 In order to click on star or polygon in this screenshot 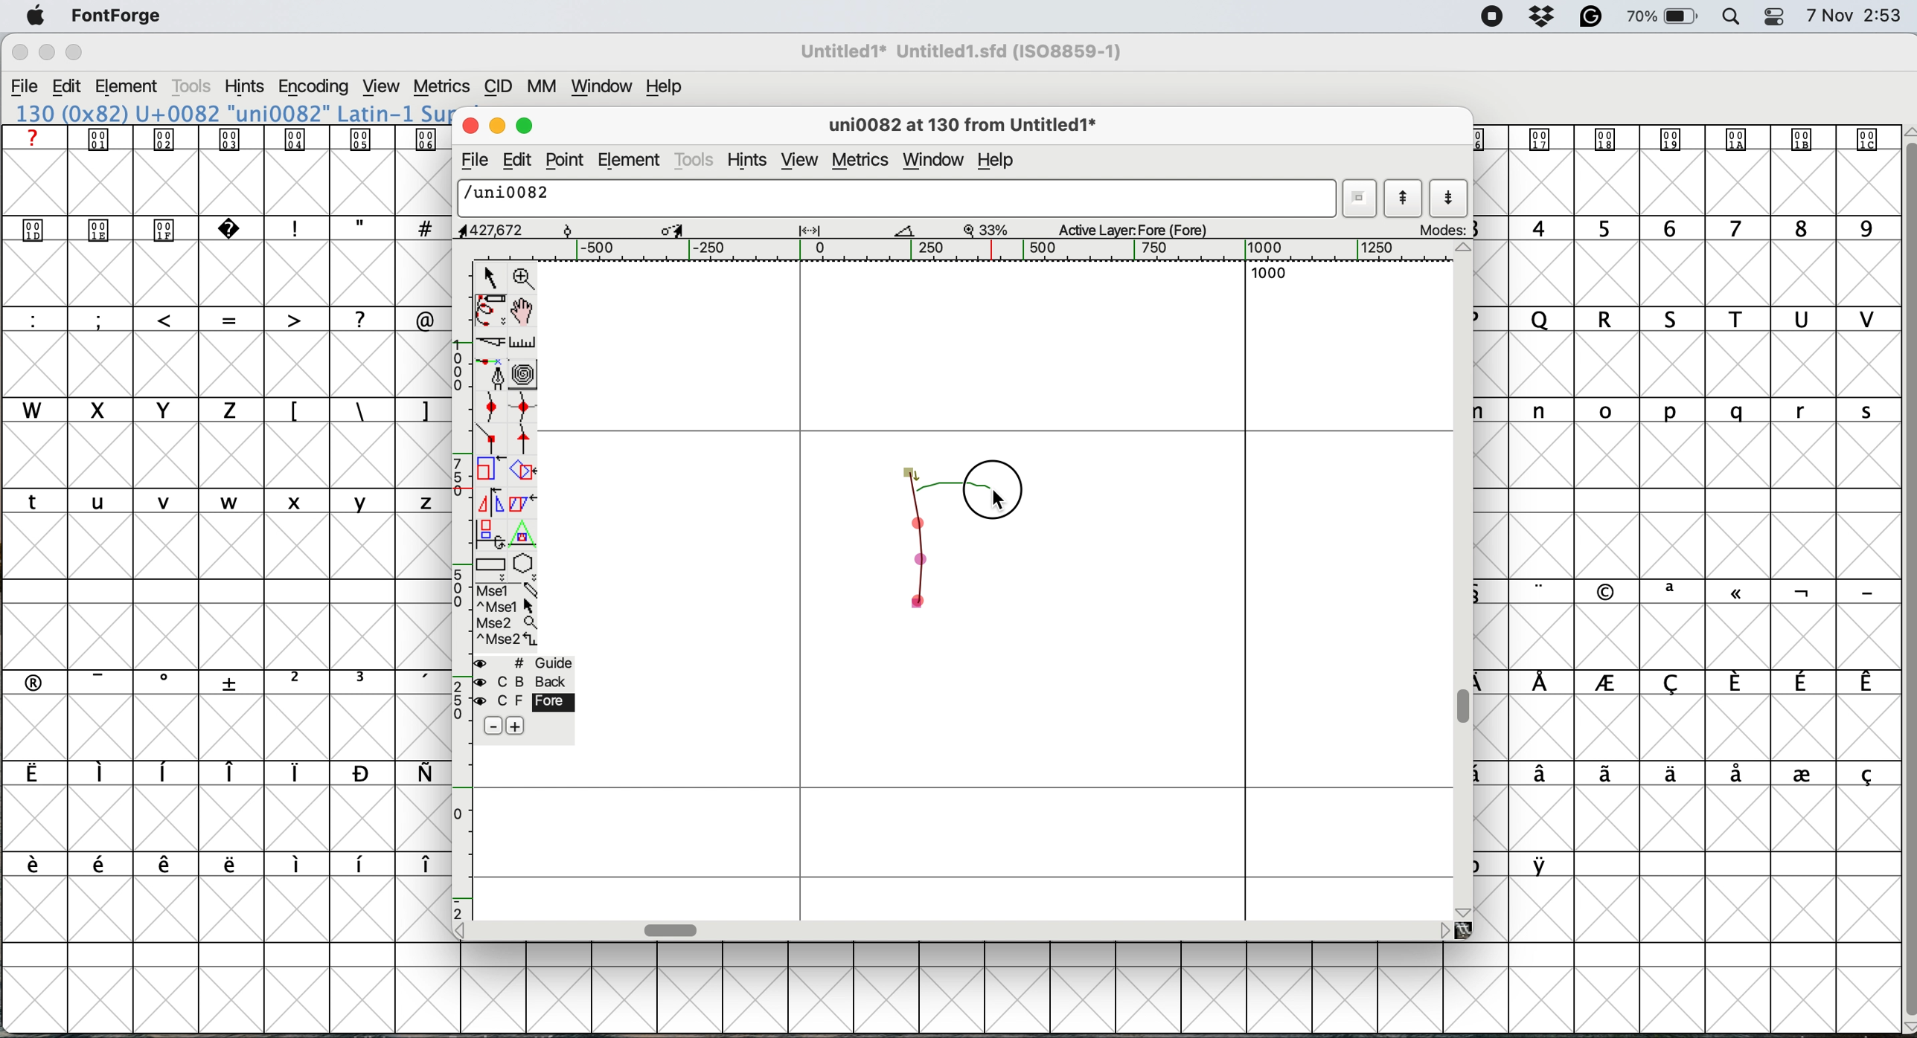, I will do `click(523, 567)`.